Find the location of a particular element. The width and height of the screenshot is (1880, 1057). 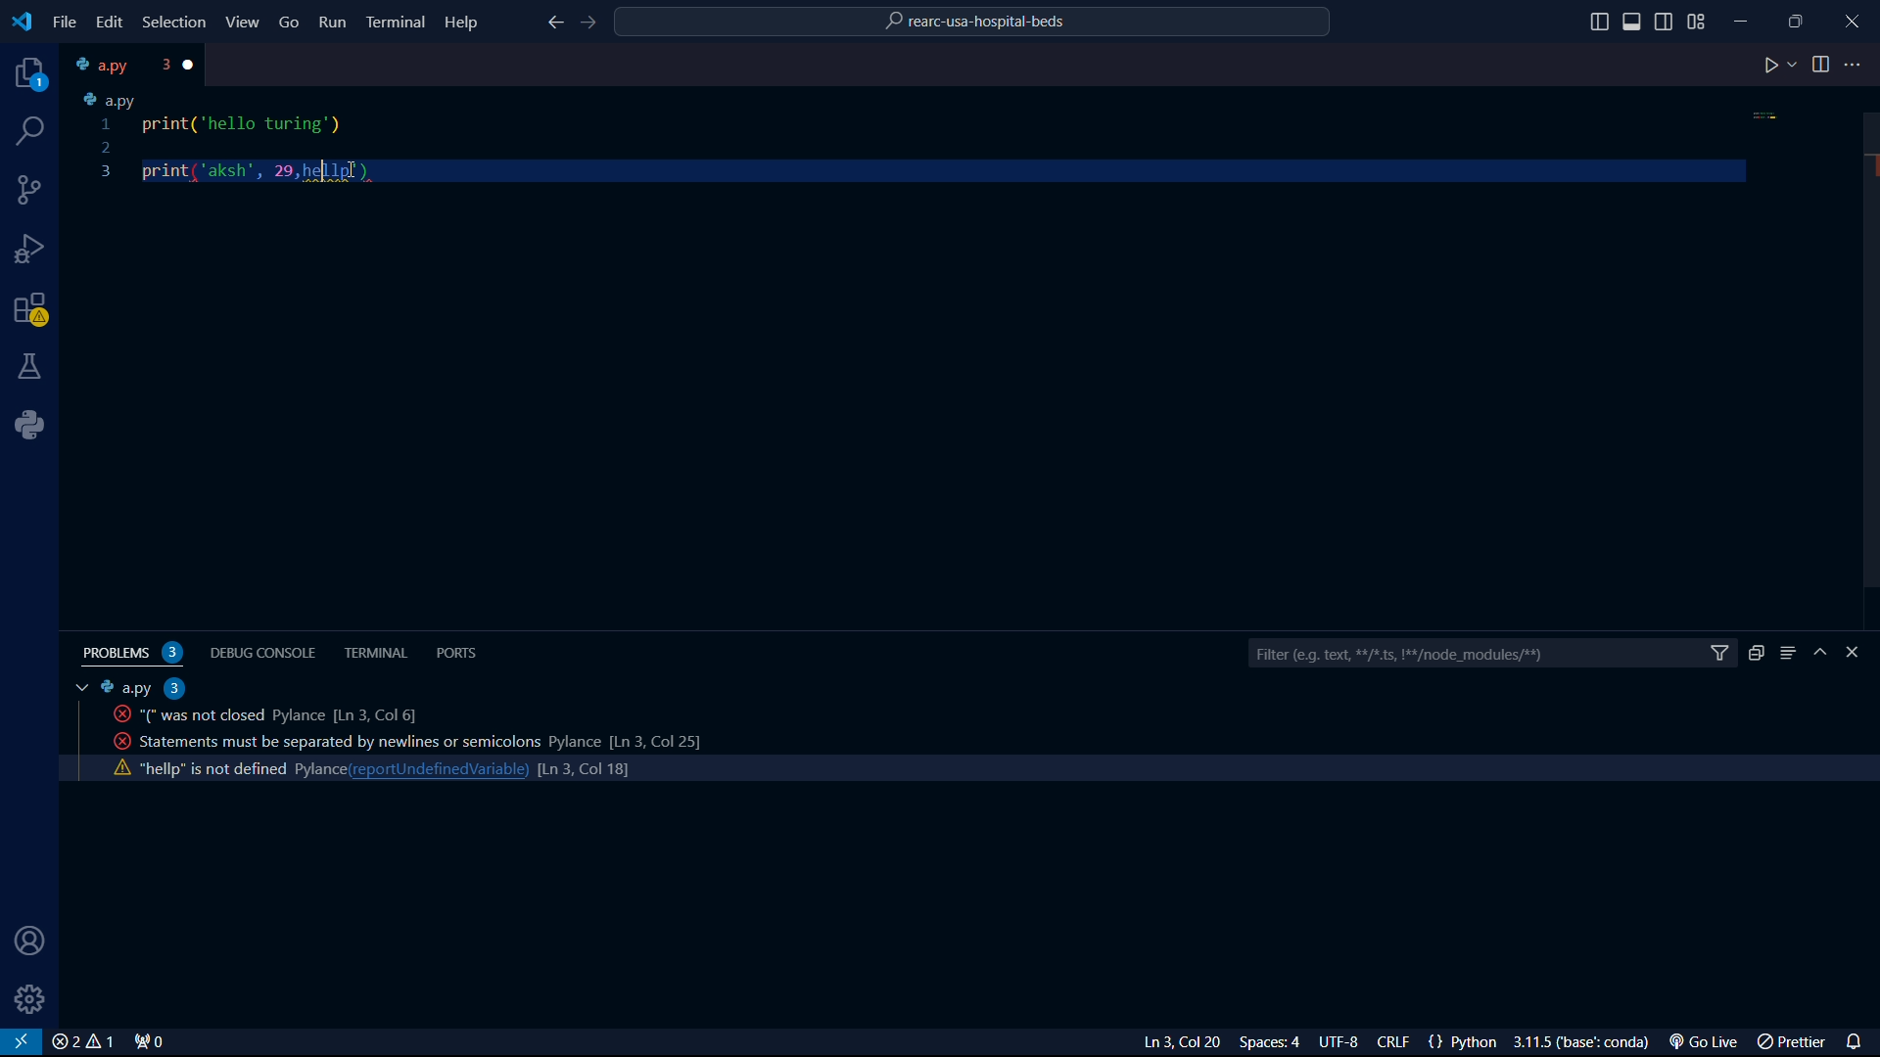

Run is located at coordinates (334, 25).